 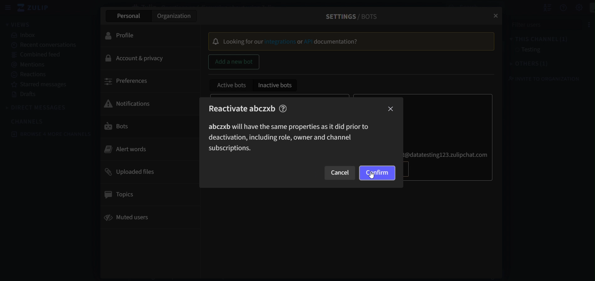 I want to click on hide sidebar, so click(x=7, y=8).